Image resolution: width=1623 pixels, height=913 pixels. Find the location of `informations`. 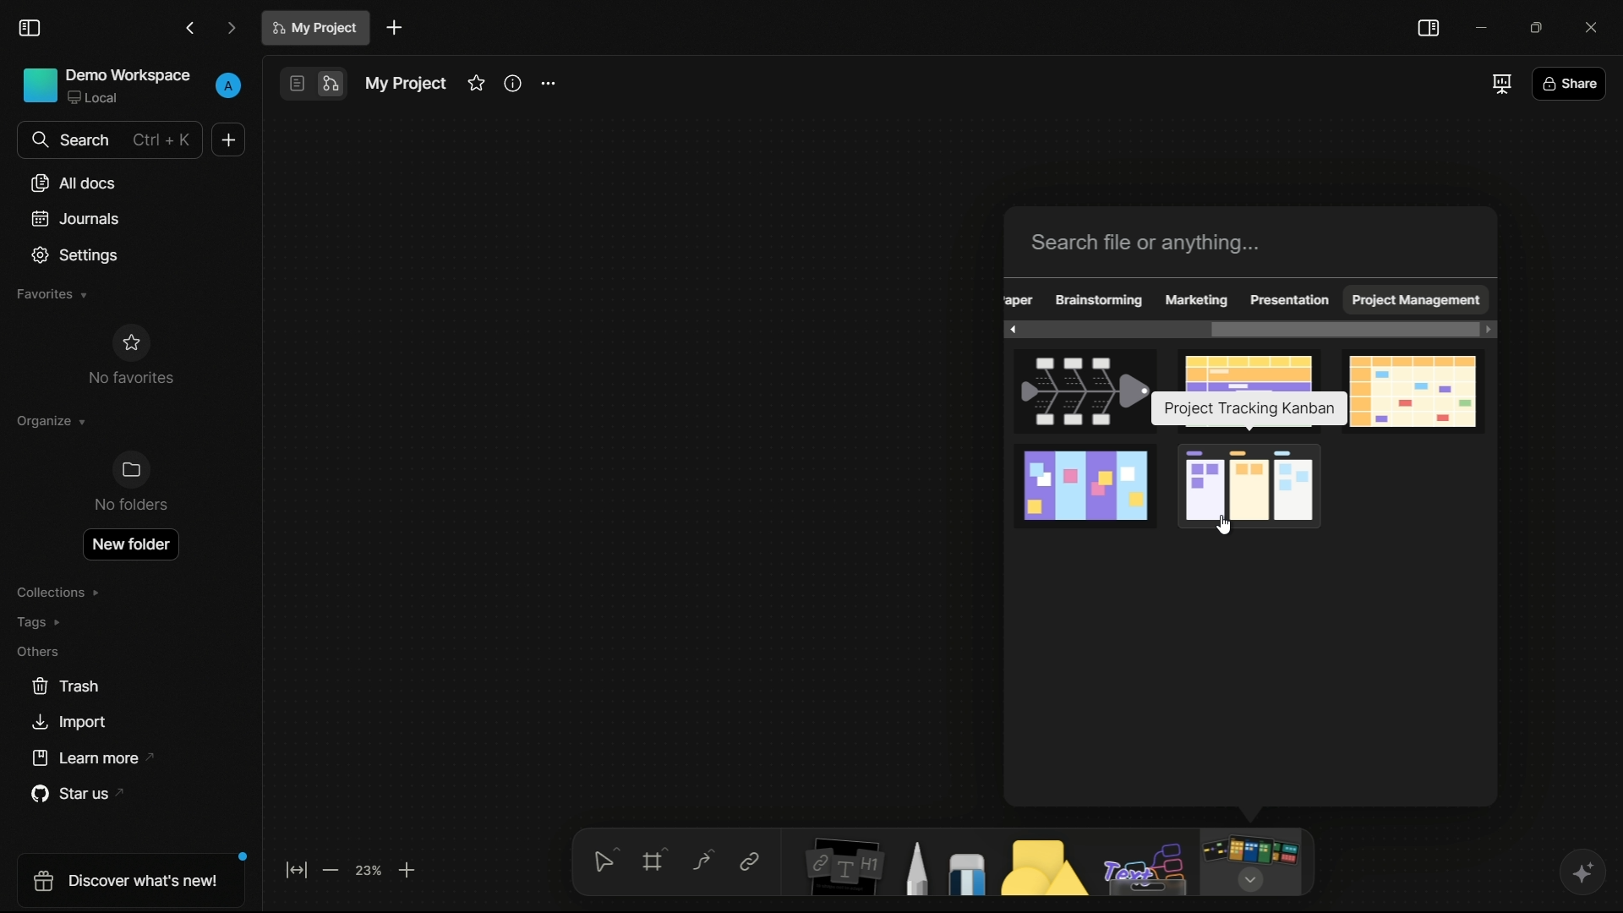

informations is located at coordinates (513, 83).